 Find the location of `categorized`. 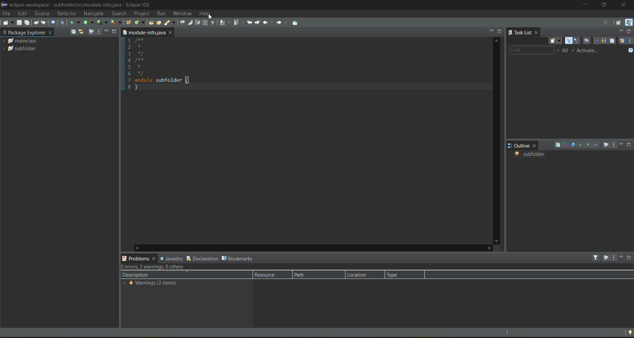

categorized is located at coordinates (568, 41).